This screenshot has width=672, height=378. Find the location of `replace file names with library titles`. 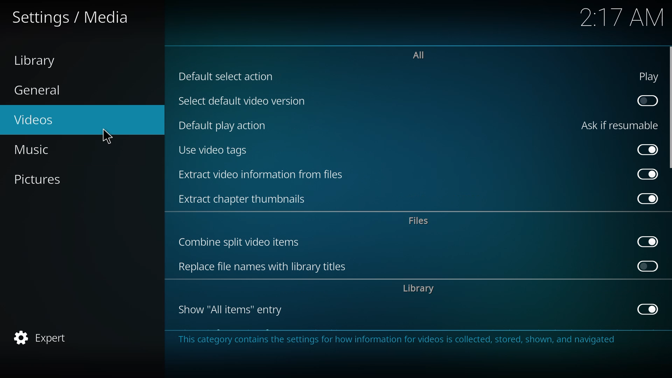

replace file names with library titles is located at coordinates (266, 268).